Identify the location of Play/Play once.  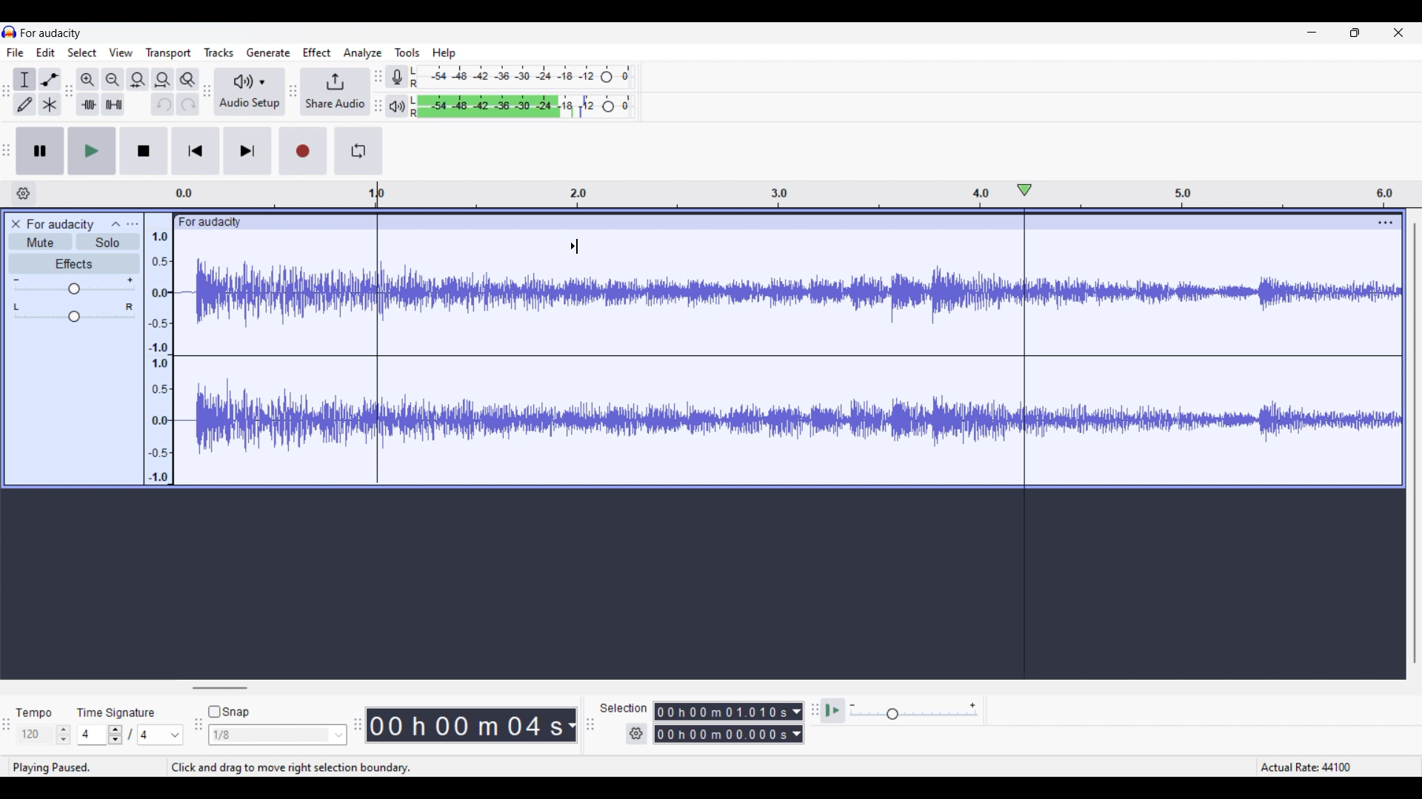
(92, 151).